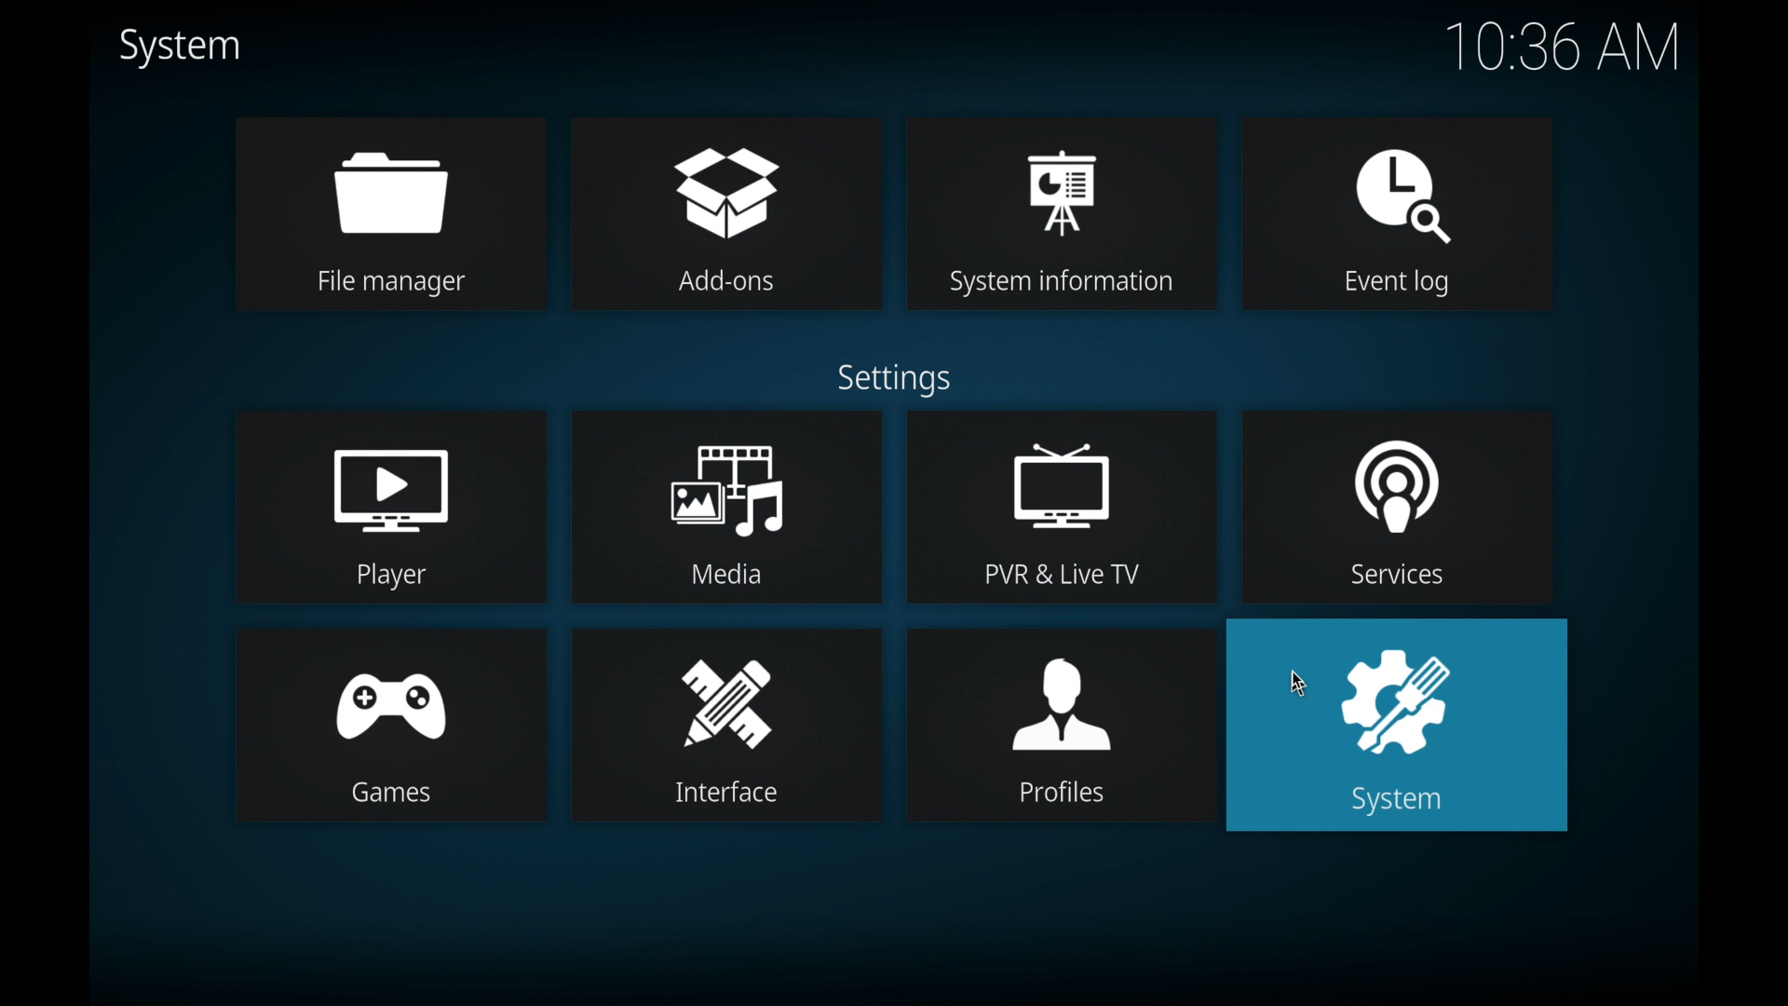  Describe the element at coordinates (1063, 213) in the screenshot. I see `system information` at that location.